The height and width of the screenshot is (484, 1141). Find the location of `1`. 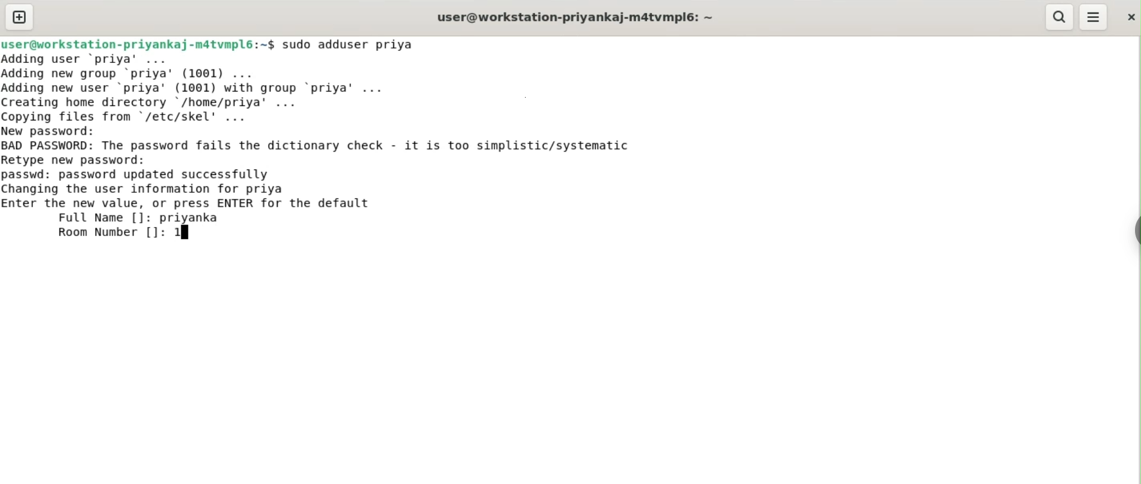

1 is located at coordinates (181, 234).